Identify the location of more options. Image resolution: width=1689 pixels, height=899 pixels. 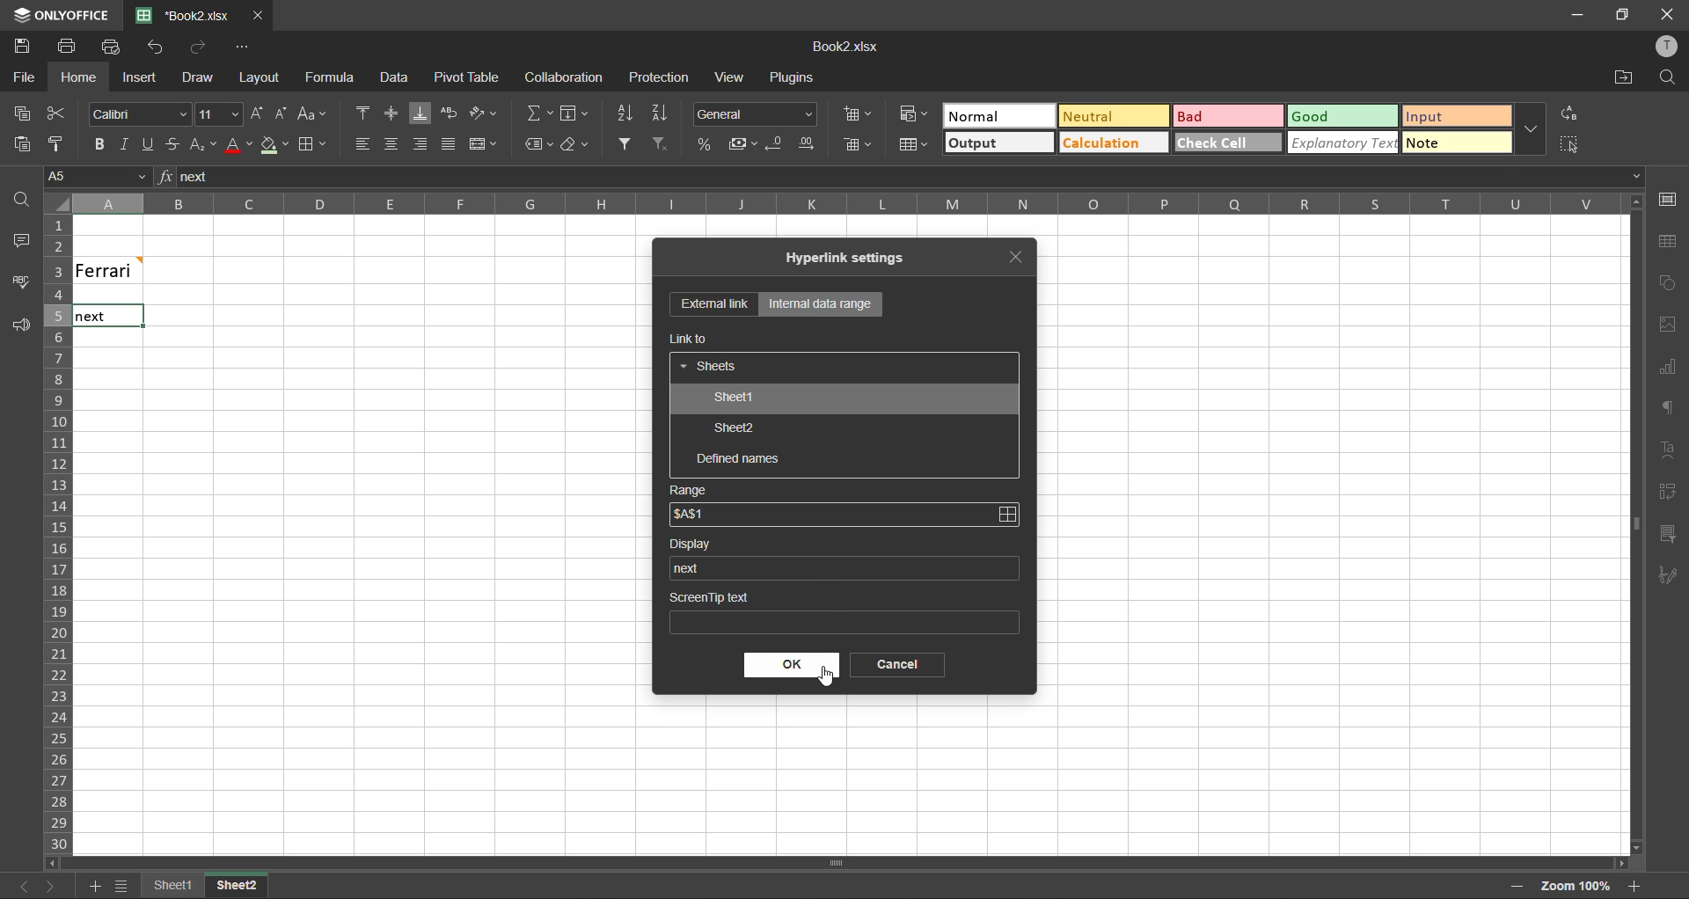
(1535, 129).